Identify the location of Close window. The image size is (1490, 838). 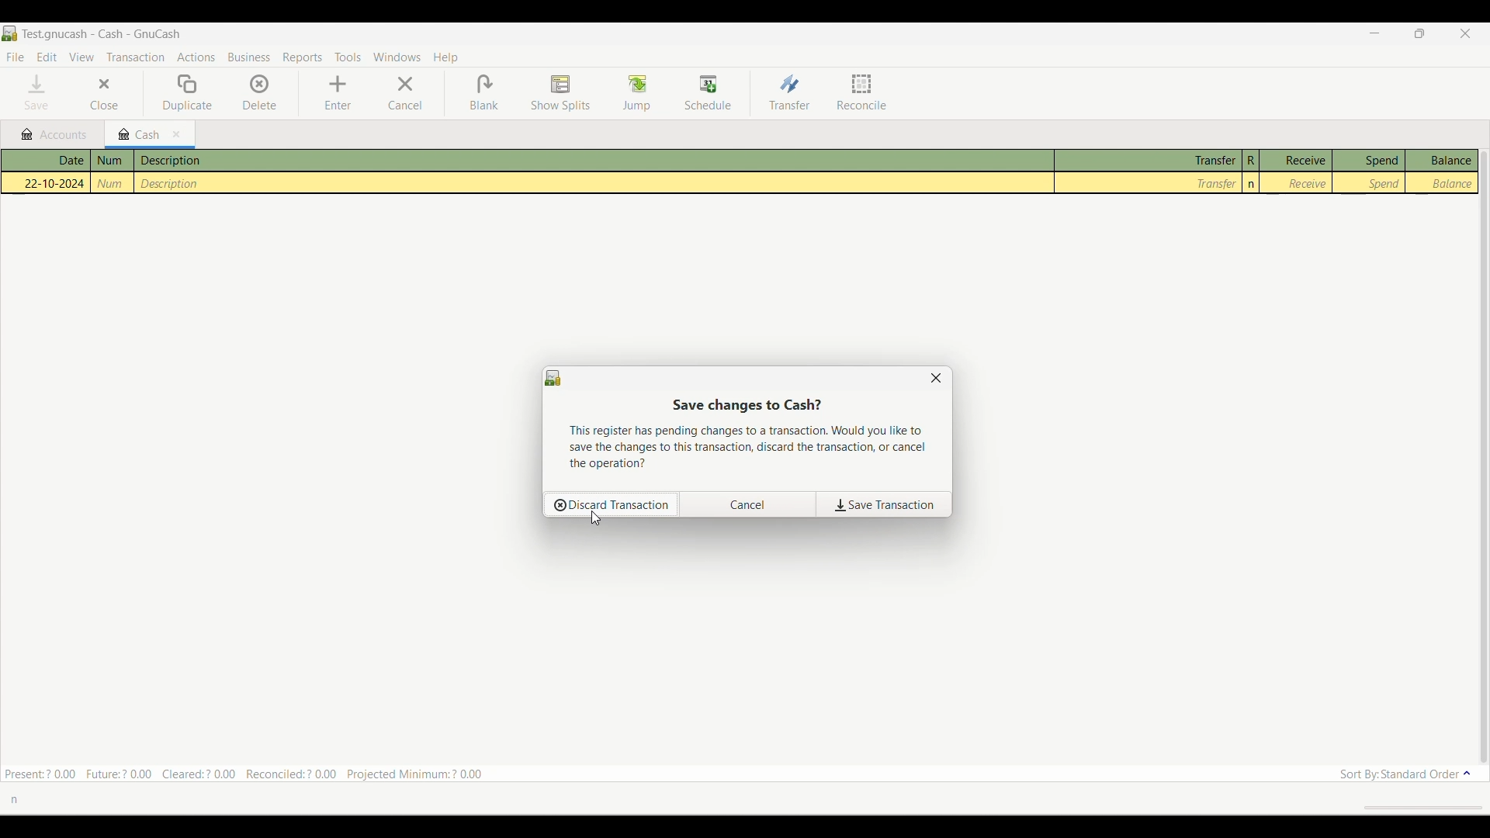
(936, 378).